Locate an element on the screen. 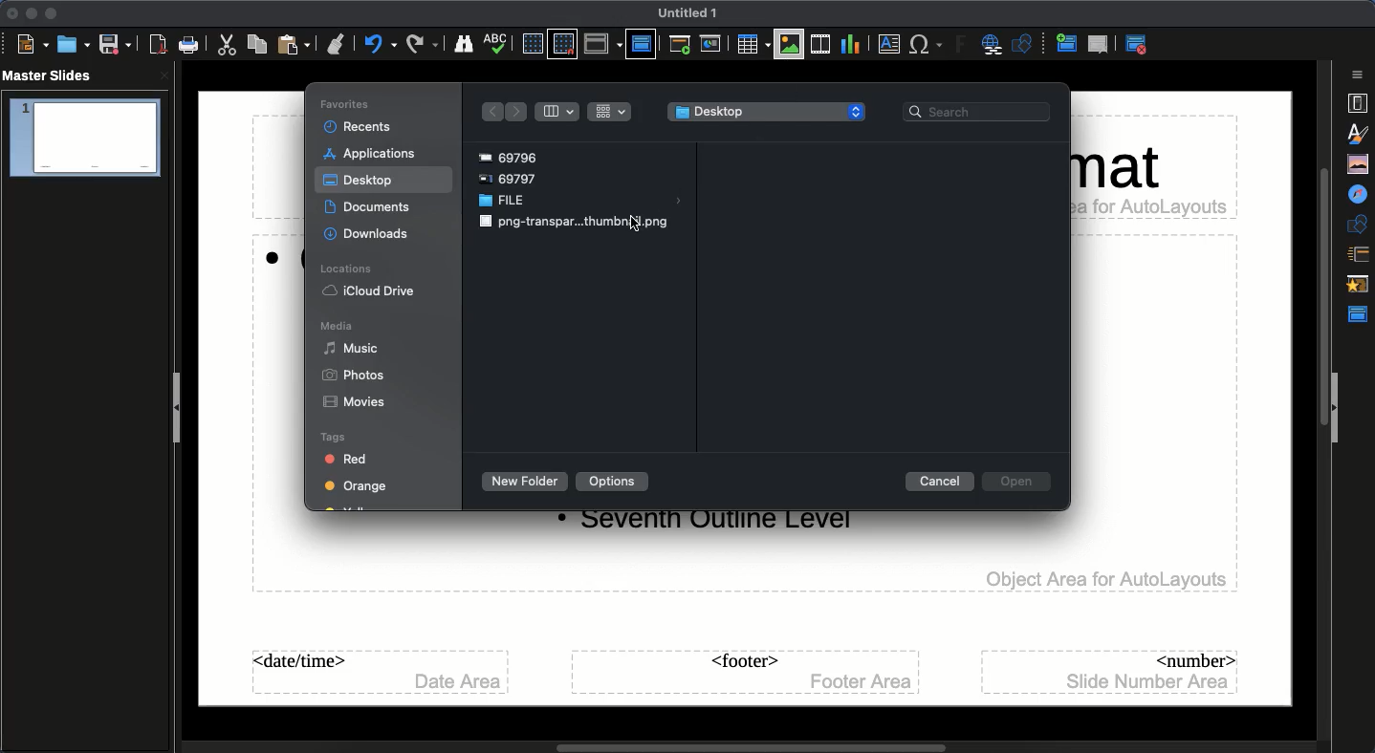 The height and width of the screenshot is (753, 1375). 69797 is located at coordinates (516, 178).